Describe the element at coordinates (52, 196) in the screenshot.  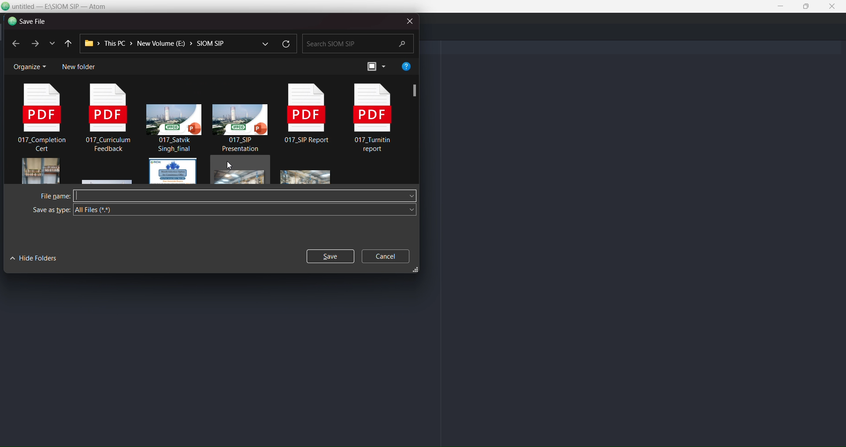
I see `filename` at that location.